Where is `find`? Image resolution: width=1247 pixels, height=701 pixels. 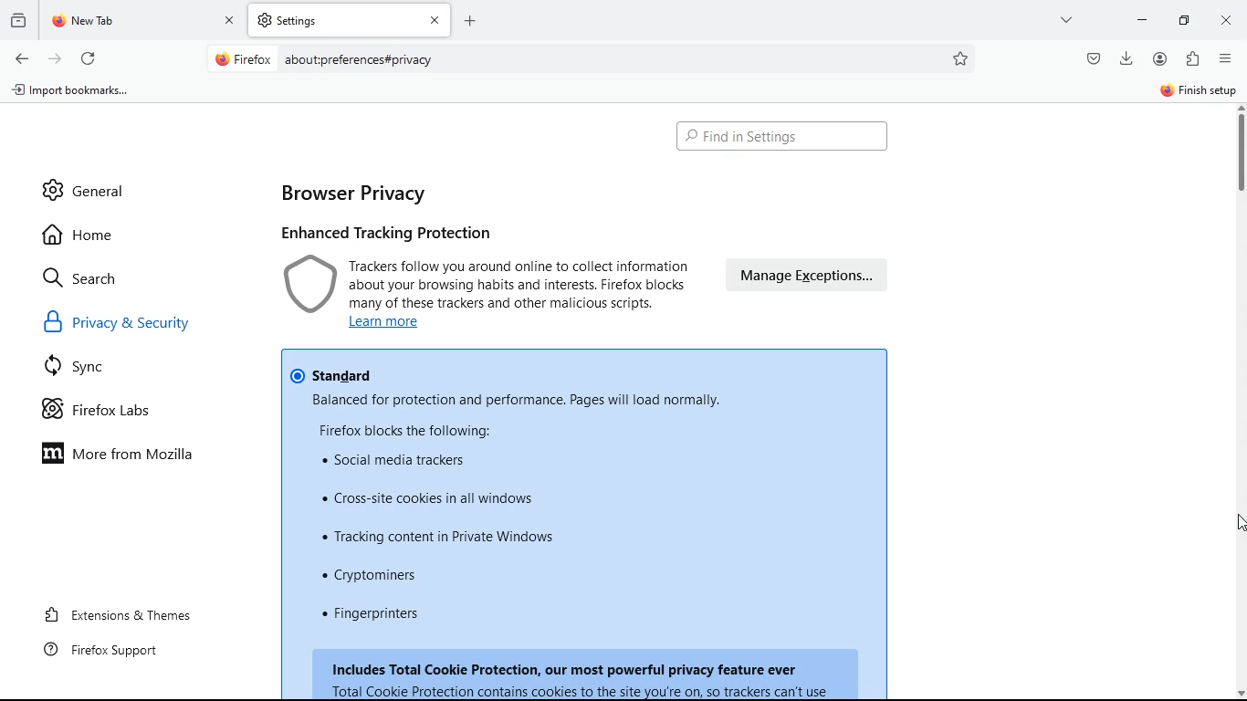
find is located at coordinates (781, 137).